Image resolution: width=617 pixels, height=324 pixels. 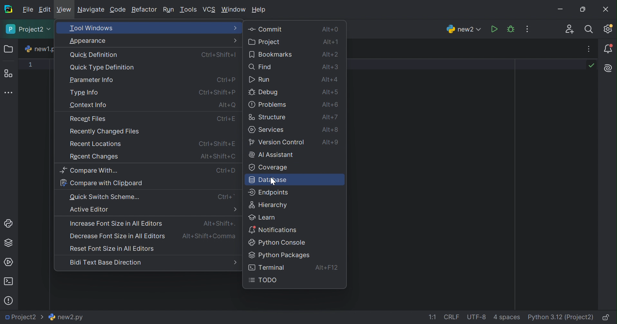 I want to click on Recent files, tab actions, and more, so click(x=587, y=49).